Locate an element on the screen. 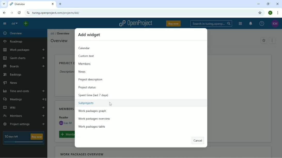 Image resolution: width=282 pixels, height=158 pixels. Work packages is located at coordinates (23, 50).